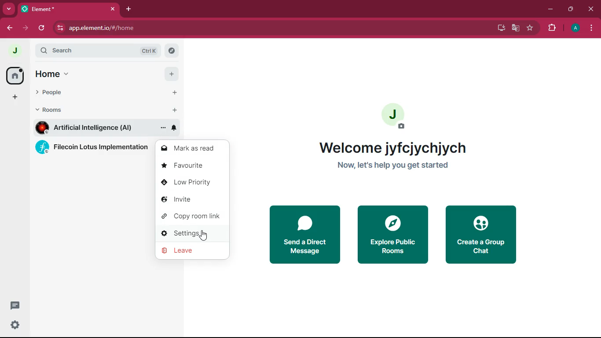  Describe the element at coordinates (54, 94) in the screenshot. I see `people` at that location.